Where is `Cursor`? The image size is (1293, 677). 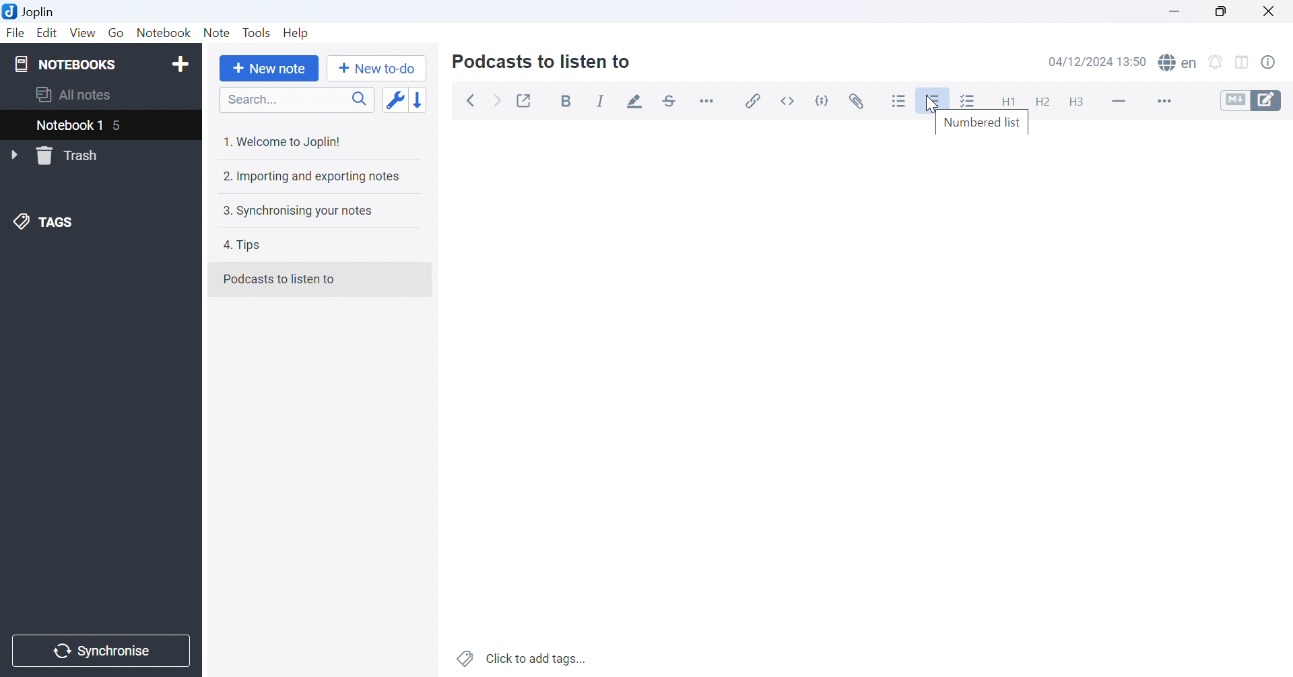 Cursor is located at coordinates (933, 103).